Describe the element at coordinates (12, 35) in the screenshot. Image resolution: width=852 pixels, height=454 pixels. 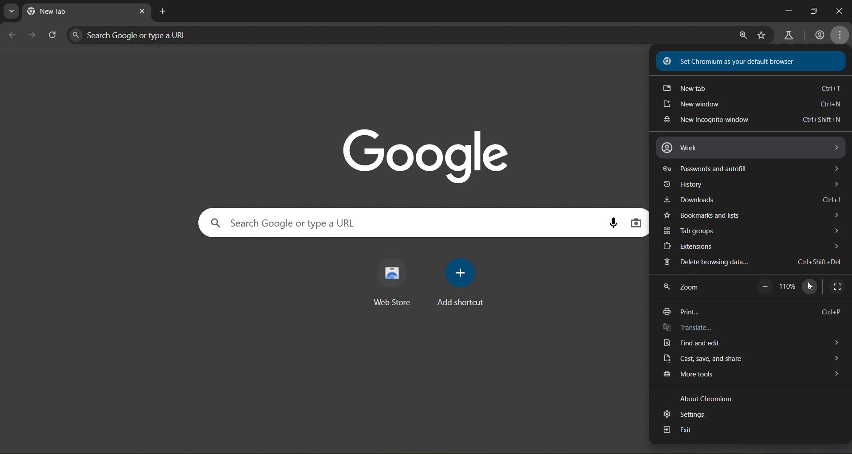
I see `go back one page` at that location.